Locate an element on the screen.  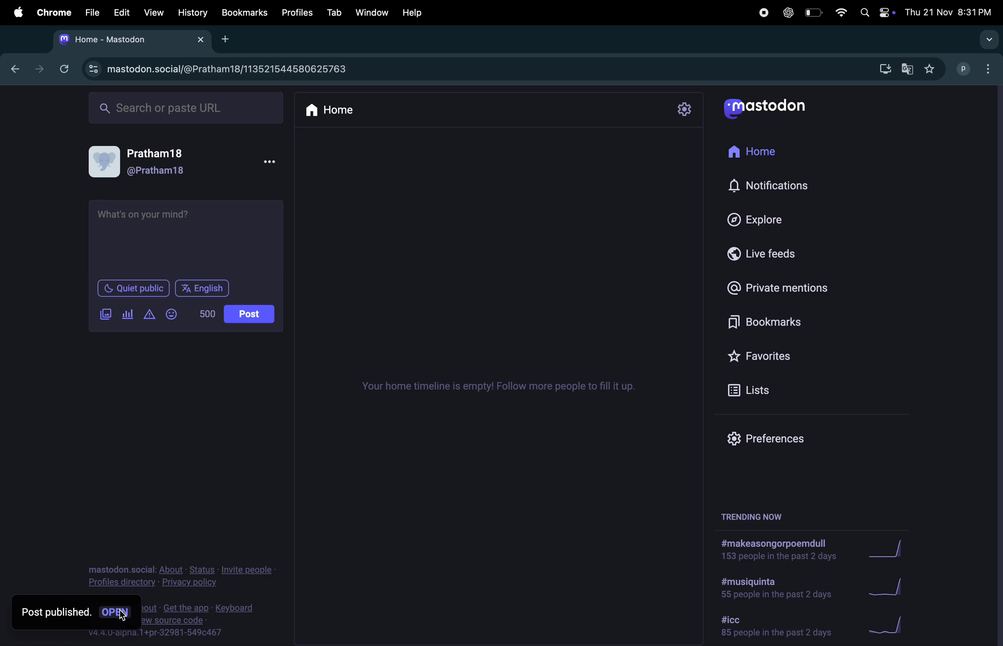
setting is located at coordinates (687, 110).